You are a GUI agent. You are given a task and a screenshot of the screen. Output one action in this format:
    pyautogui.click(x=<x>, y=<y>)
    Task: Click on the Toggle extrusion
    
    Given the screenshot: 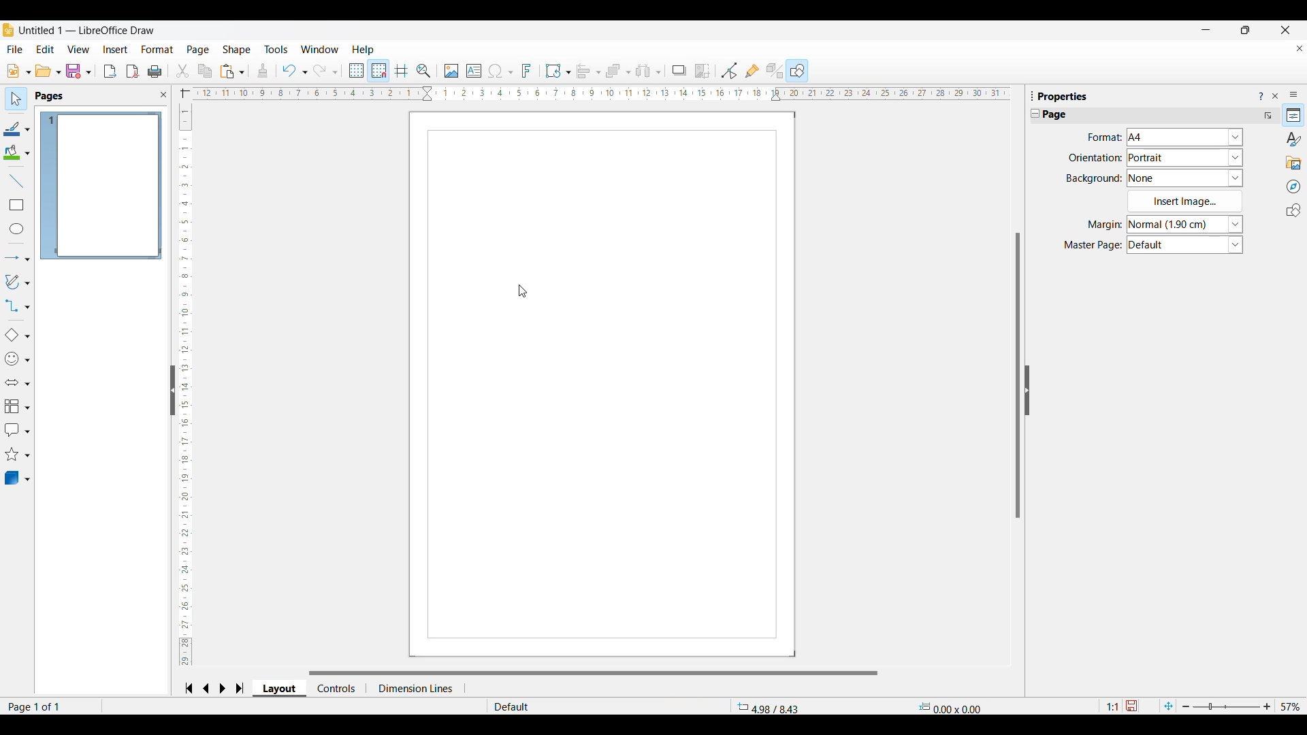 What is the action you would take?
    pyautogui.click(x=775, y=71)
    